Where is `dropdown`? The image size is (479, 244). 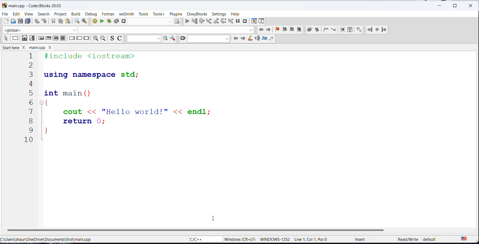 dropdown is located at coordinates (144, 39).